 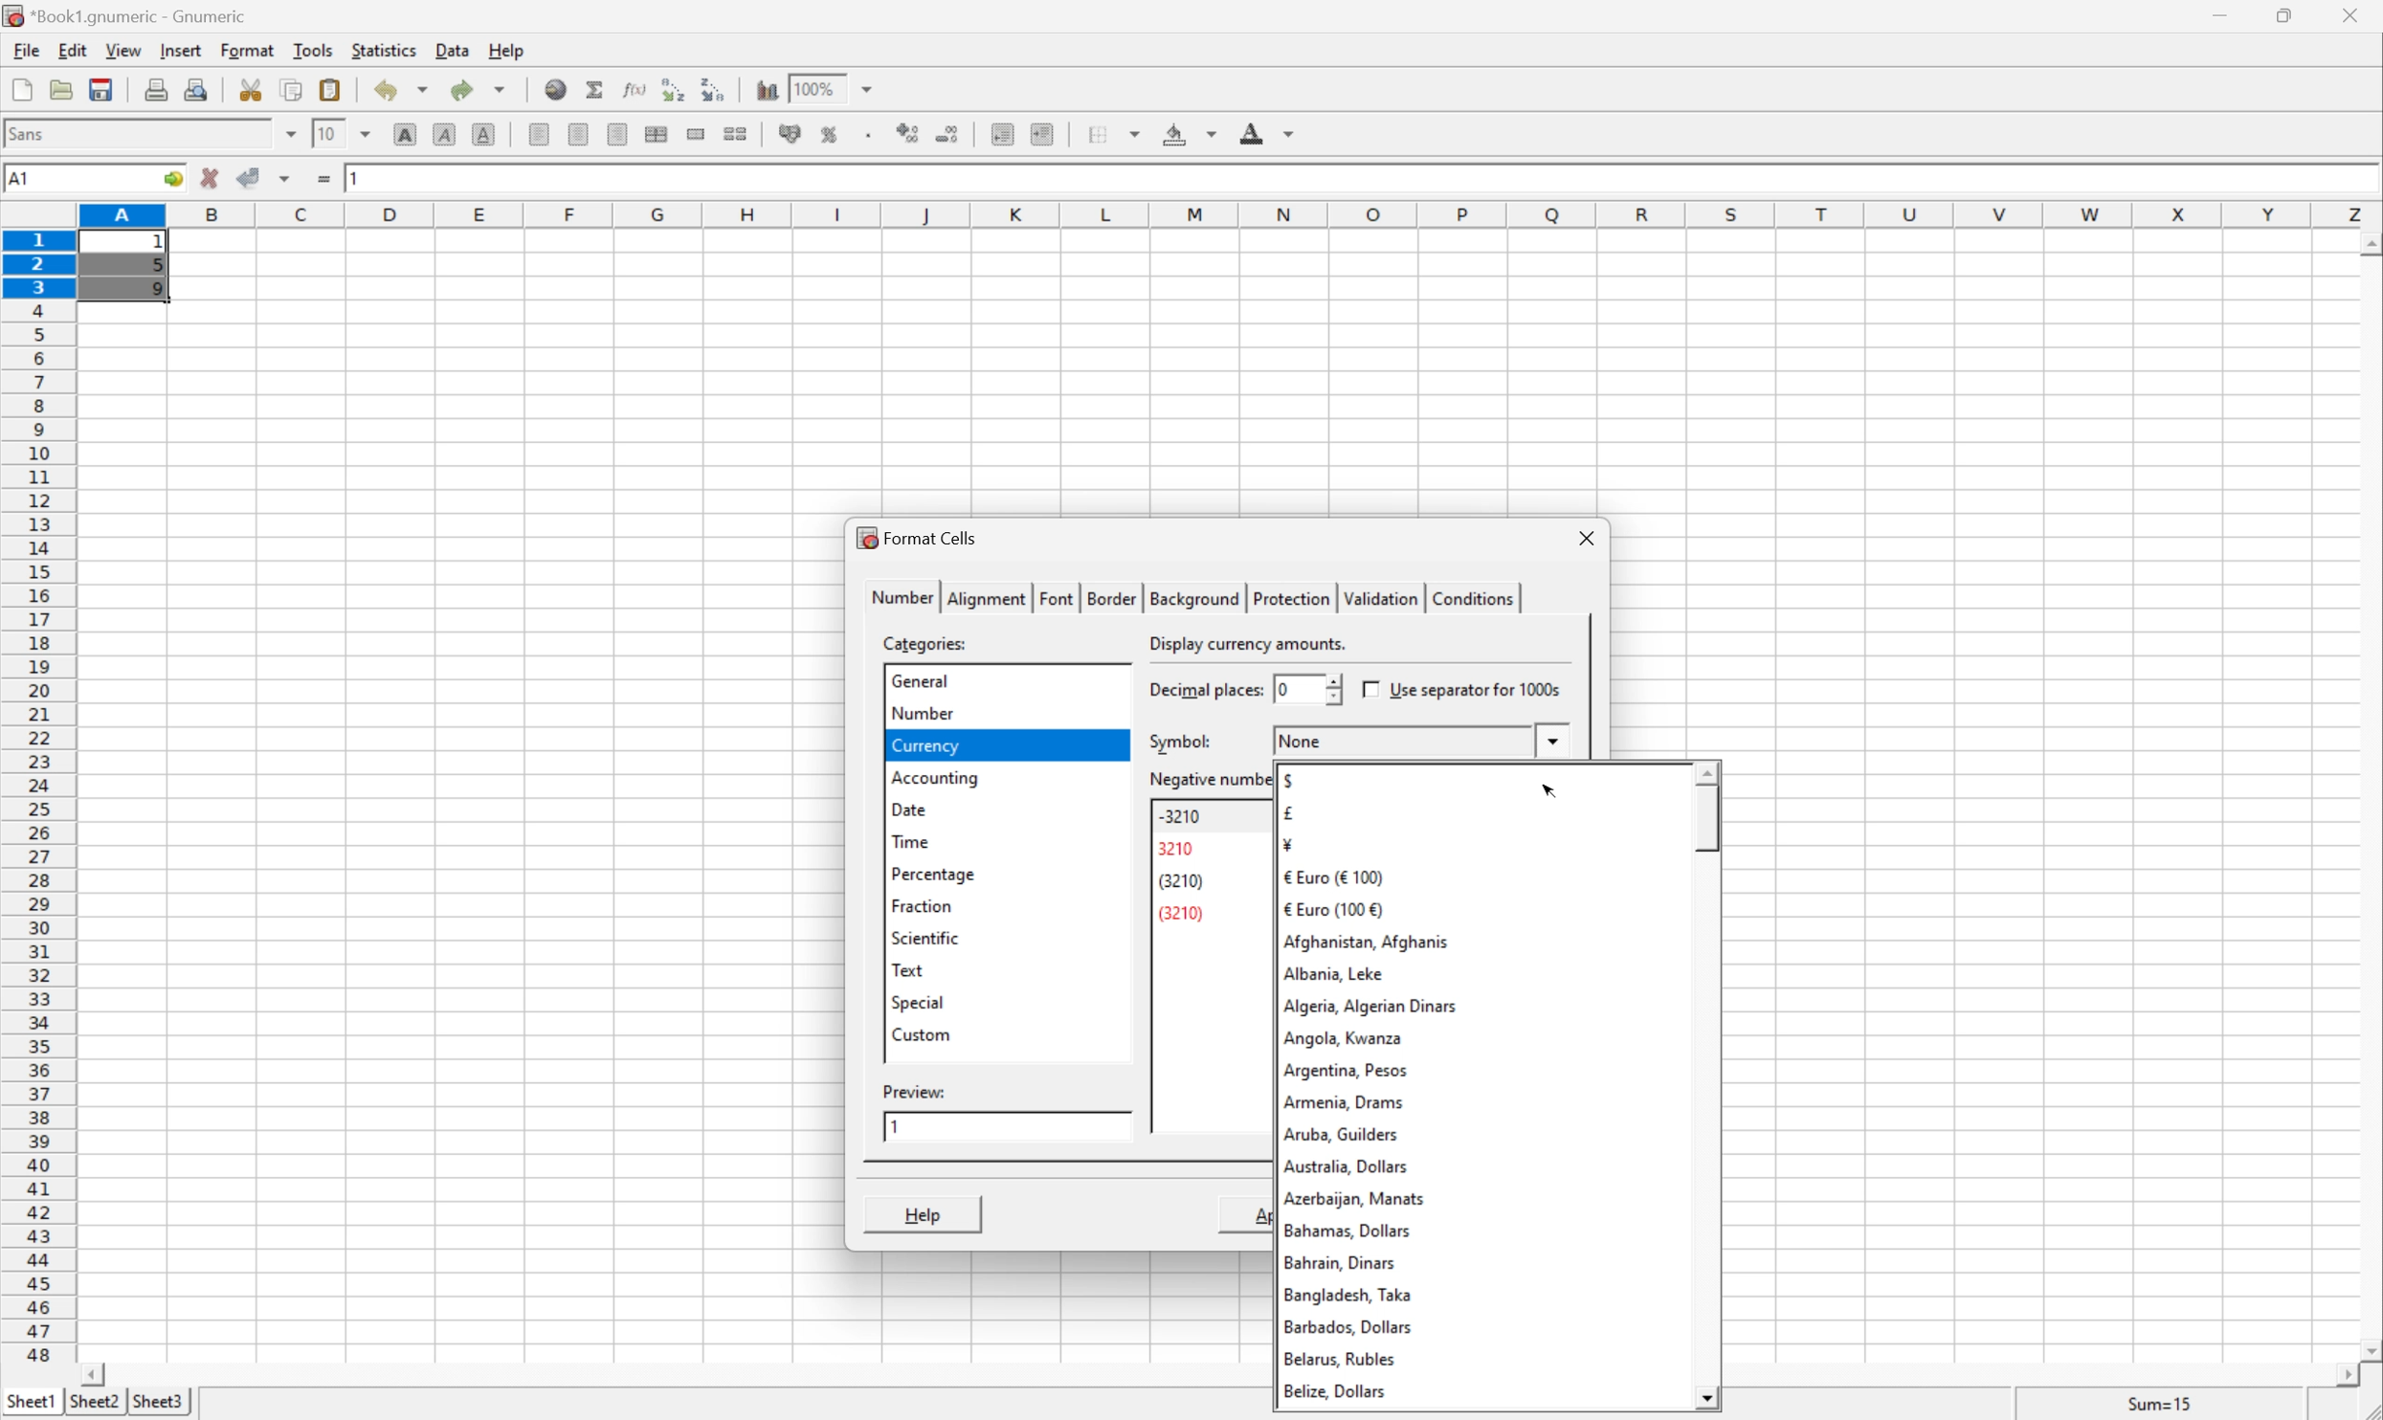 I want to click on scroll left, so click(x=91, y=1376).